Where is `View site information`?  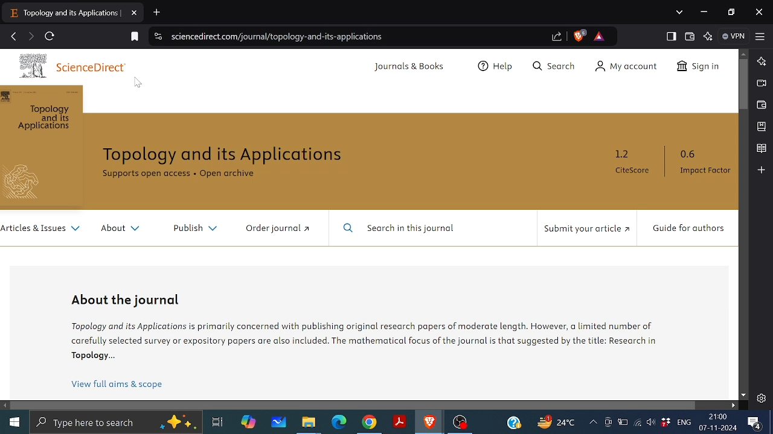
View site information is located at coordinates (156, 37).